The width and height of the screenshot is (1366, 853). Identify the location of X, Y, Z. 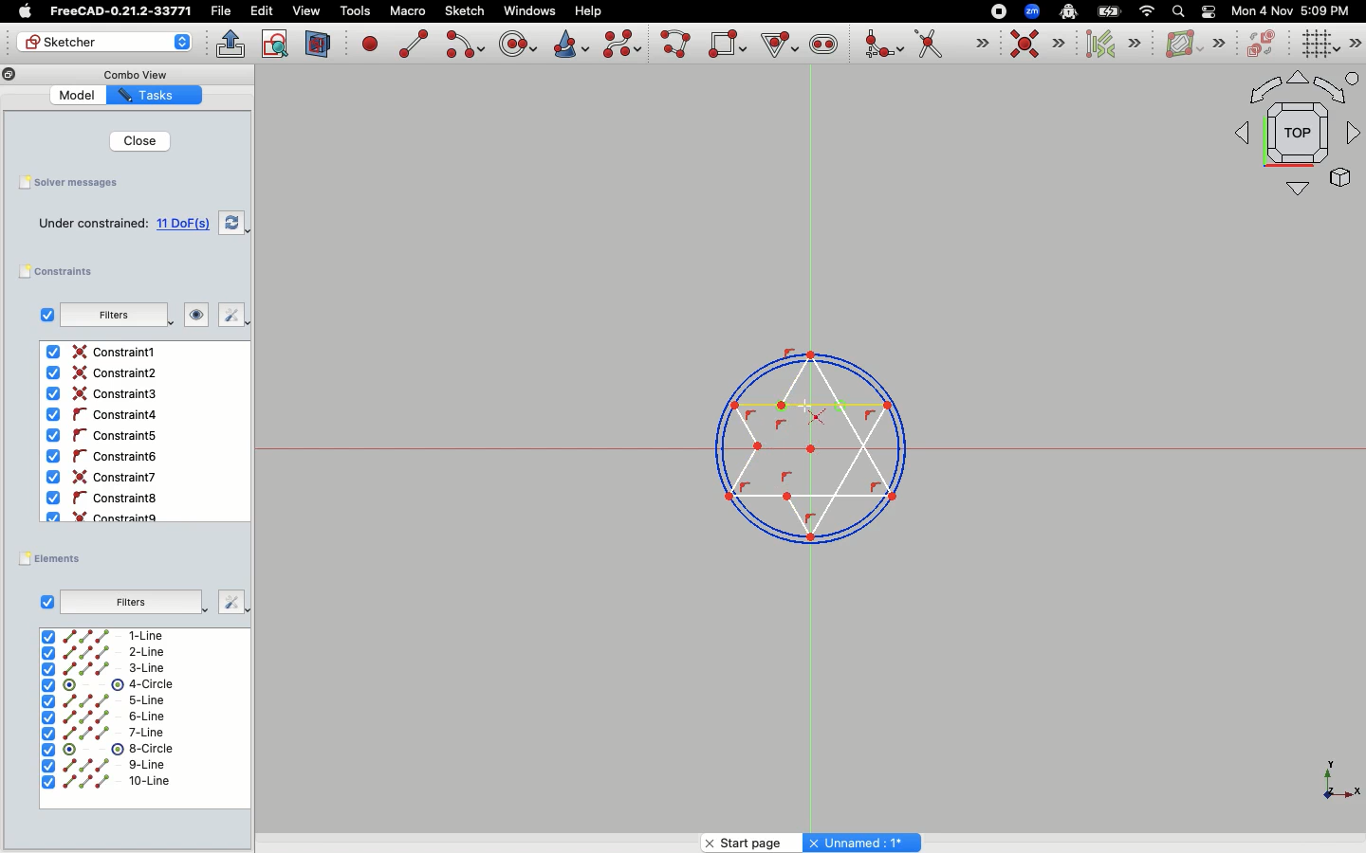
(1329, 786).